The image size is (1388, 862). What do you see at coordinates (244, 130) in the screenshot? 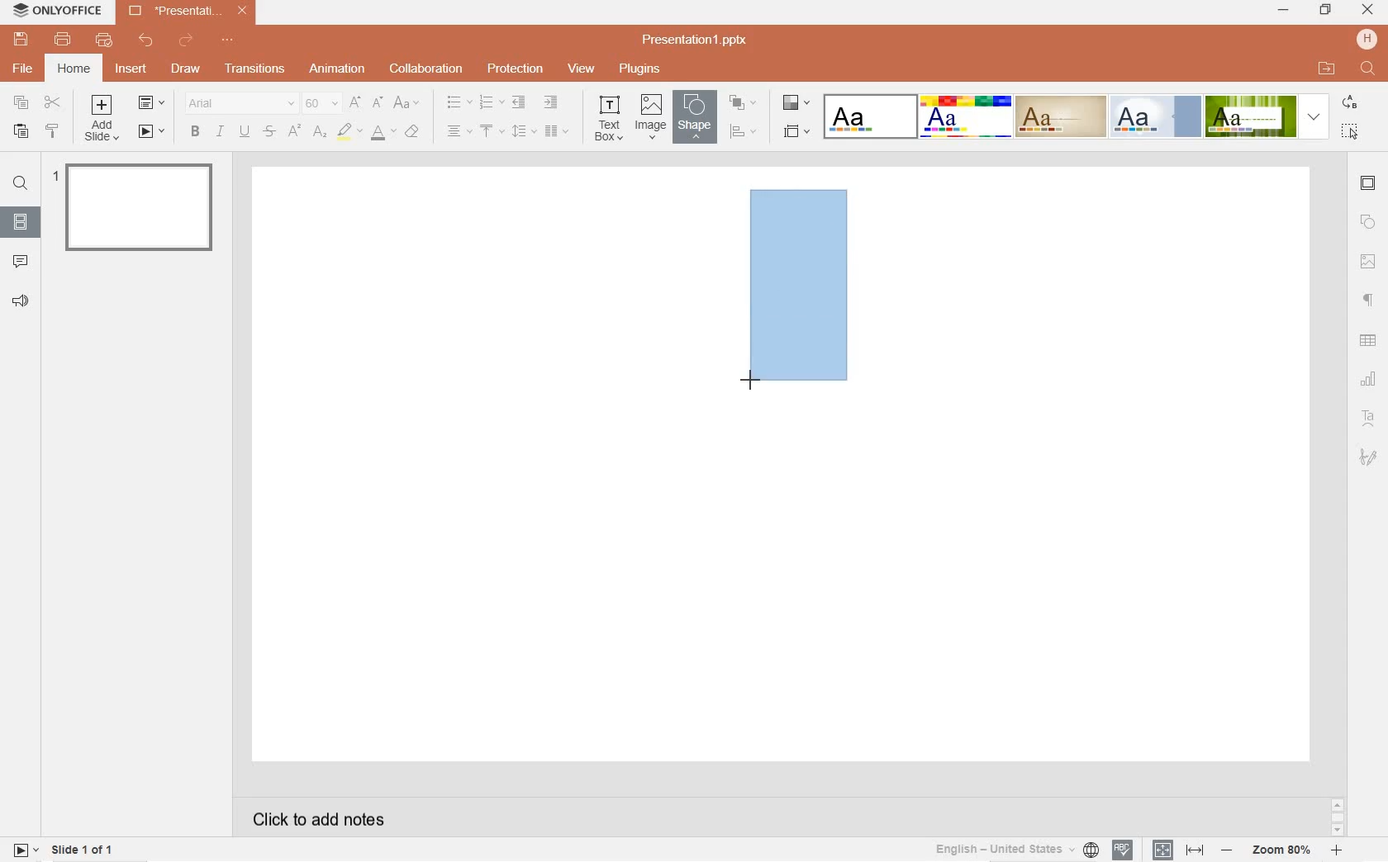
I see `underline` at bounding box center [244, 130].